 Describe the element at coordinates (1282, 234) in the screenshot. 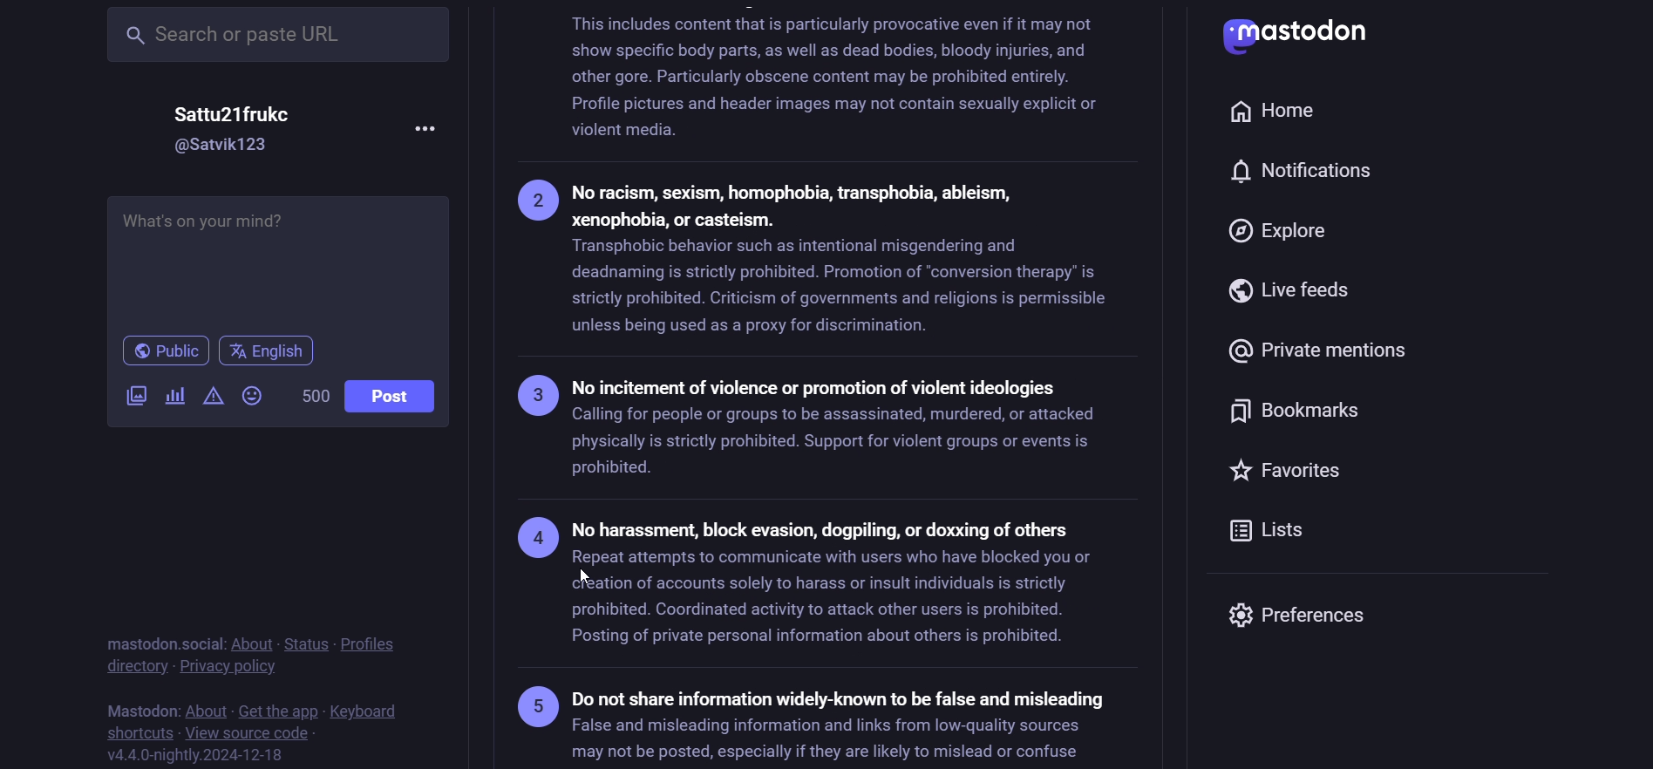

I see `explore` at that location.